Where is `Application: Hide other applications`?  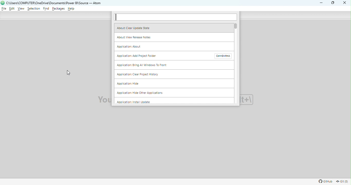 Application: Hide other applications is located at coordinates (170, 93).